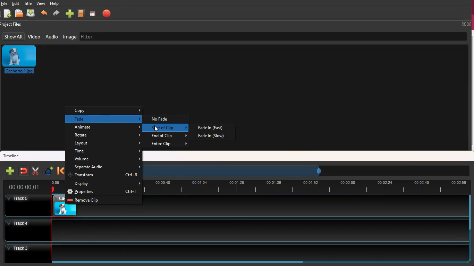 This screenshot has width=474, height=266. What do you see at coordinates (16, 3) in the screenshot?
I see `edit` at bounding box center [16, 3].